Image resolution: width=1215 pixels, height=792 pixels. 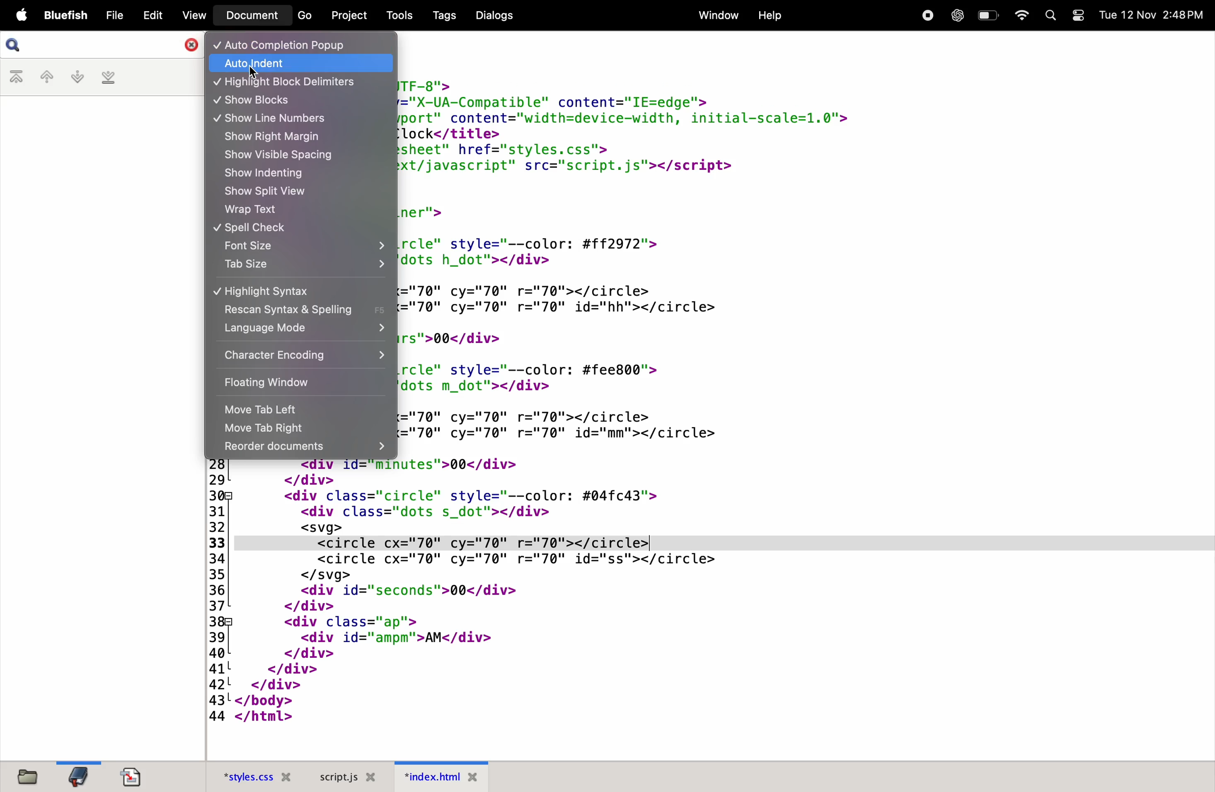 I want to click on tags, so click(x=441, y=15).